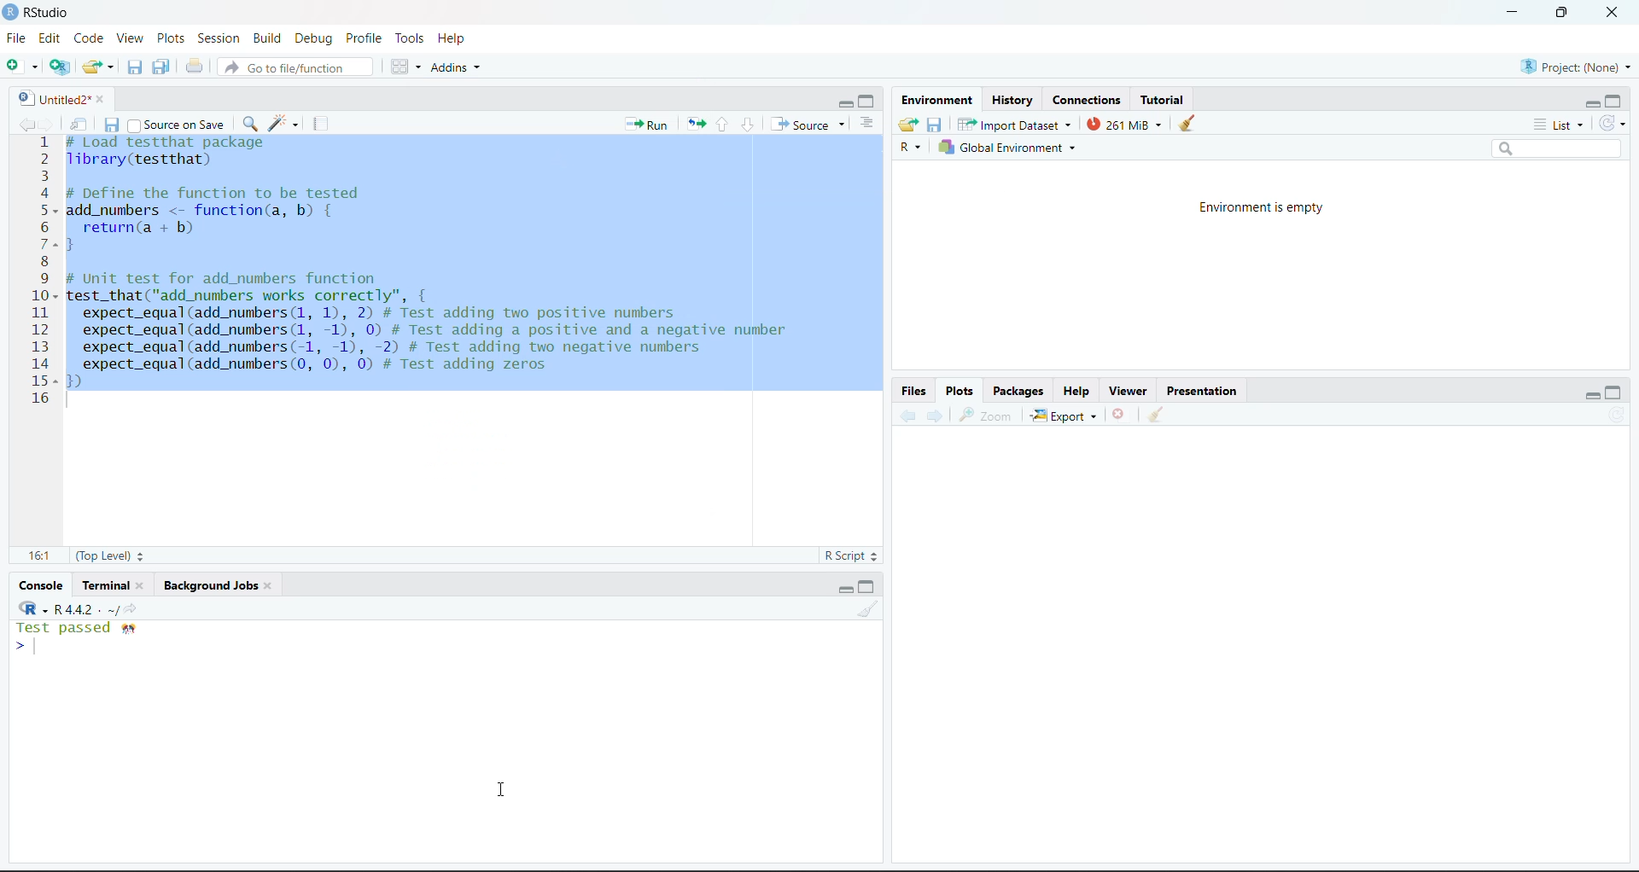 The image size is (1639, 872). Describe the element at coordinates (43, 273) in the screenshot. I see `Numbering line` at that location.